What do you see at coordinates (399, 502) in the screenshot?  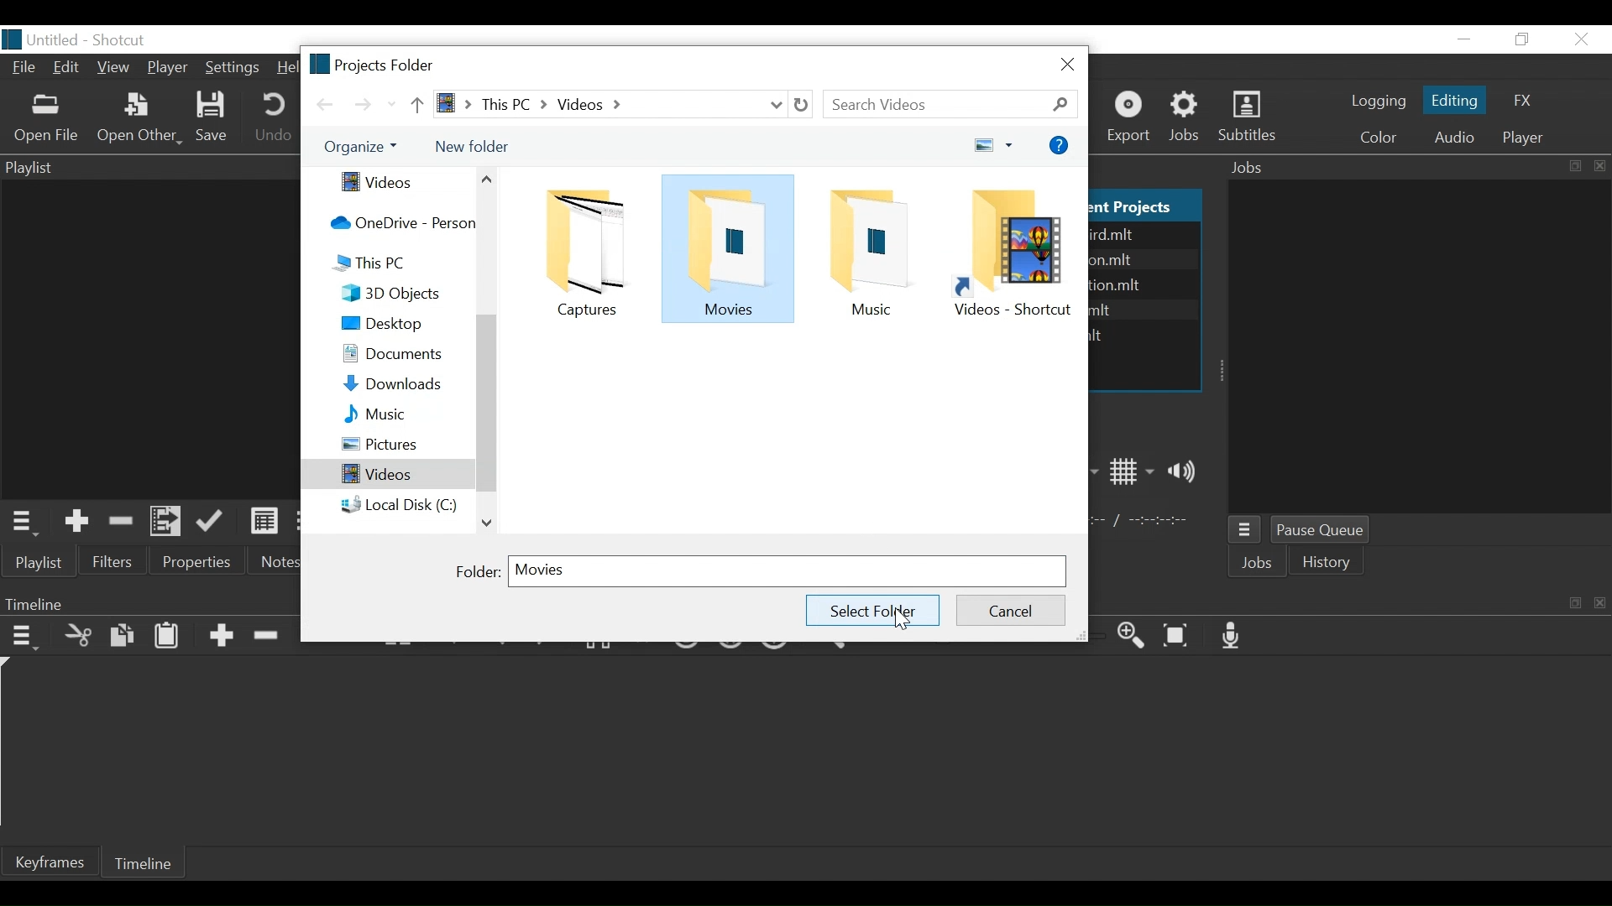 I see `Local Disk (C:)` at bounding box center [399, 502].